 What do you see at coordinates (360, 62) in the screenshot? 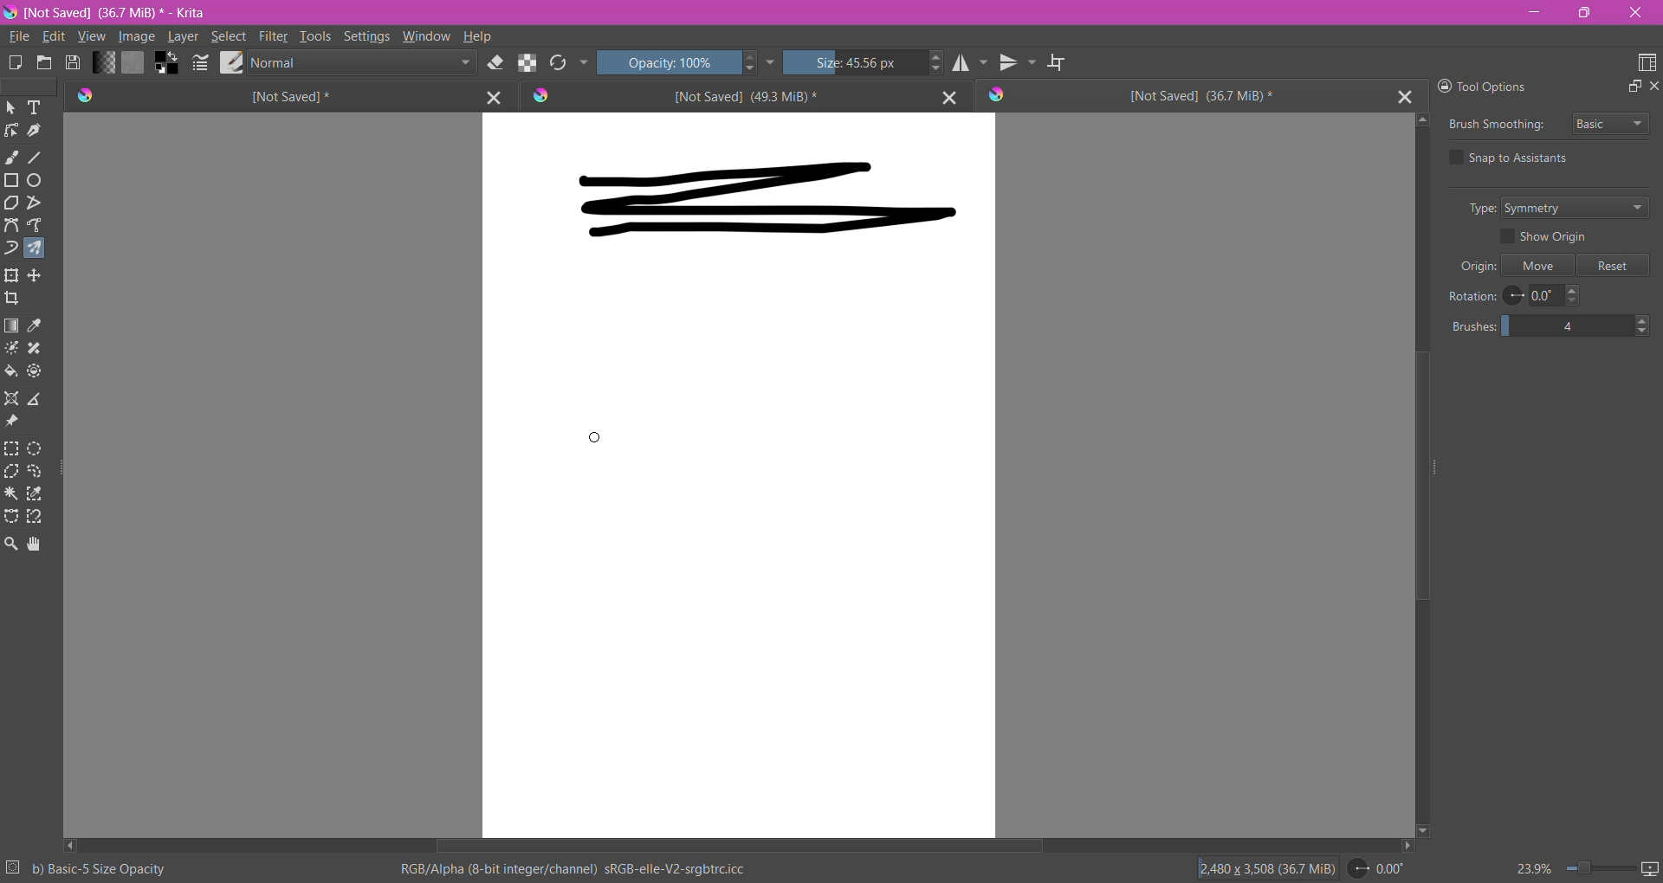
I see `Blending Mode` at bounding box center [360, 62].